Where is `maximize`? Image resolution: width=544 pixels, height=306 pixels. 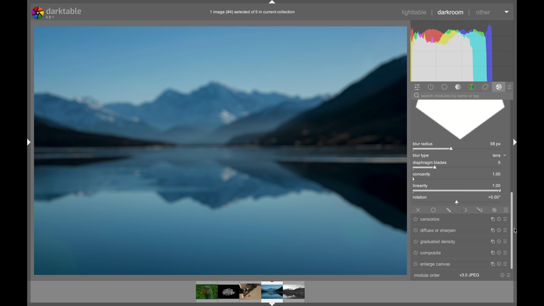
maximize is located at coordinates (492, 218).